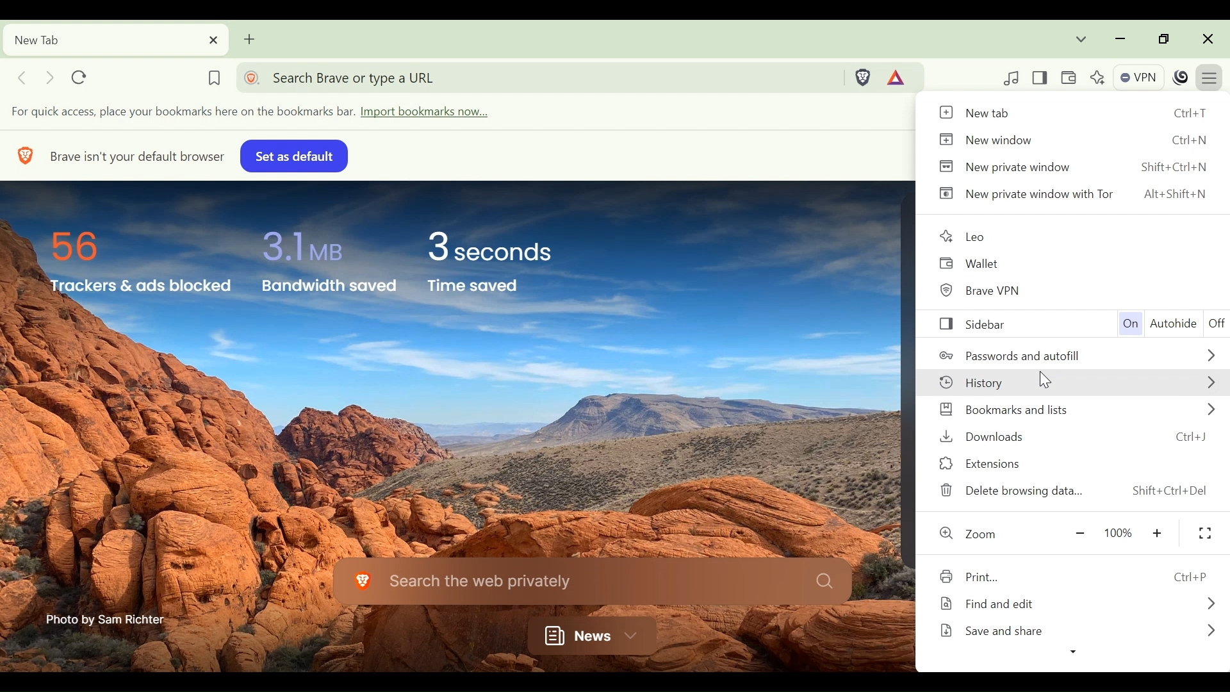 This screenshot has height=692, width=1230. Describe the element at coordinates (1160, 38) in the screenshot. I see `restore` at that location.